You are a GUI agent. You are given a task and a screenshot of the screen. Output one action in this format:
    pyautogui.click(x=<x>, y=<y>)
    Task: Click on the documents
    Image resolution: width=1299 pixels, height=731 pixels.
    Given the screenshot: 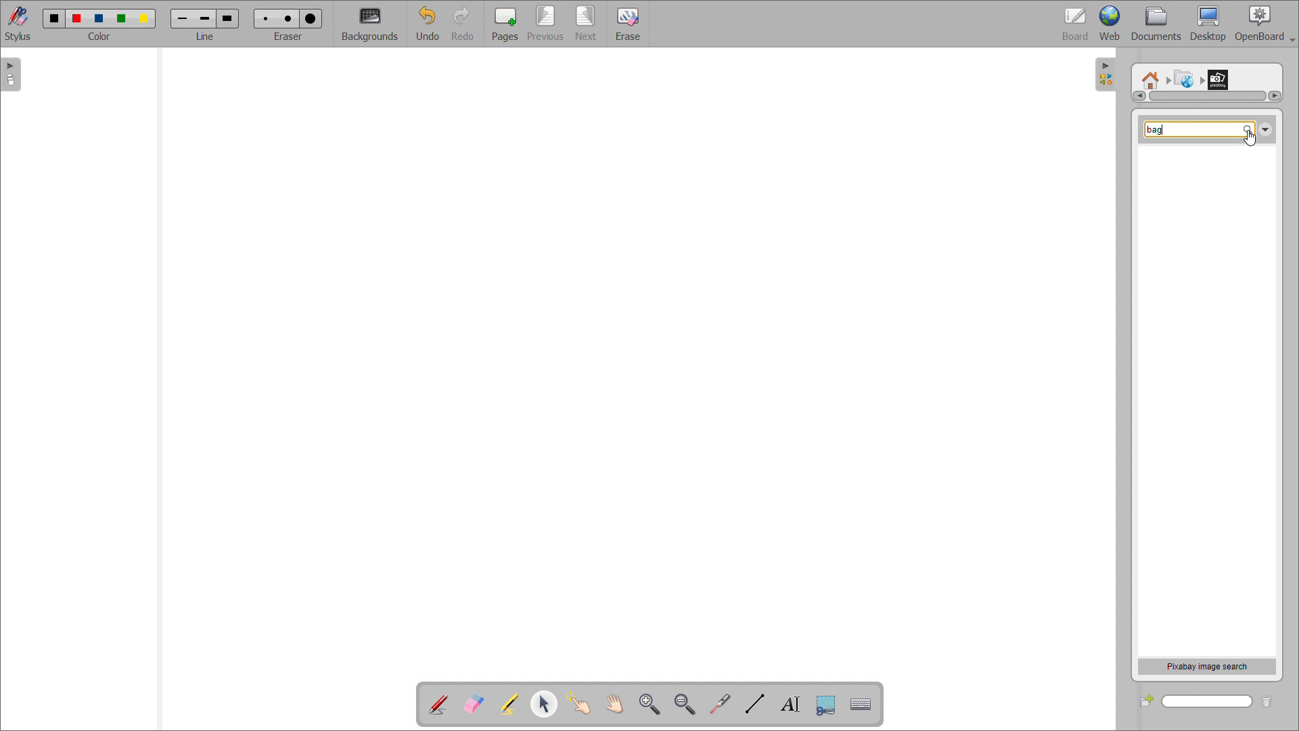 What is the action you would take?
    pyautogui.click(x=1157, y=24)
    